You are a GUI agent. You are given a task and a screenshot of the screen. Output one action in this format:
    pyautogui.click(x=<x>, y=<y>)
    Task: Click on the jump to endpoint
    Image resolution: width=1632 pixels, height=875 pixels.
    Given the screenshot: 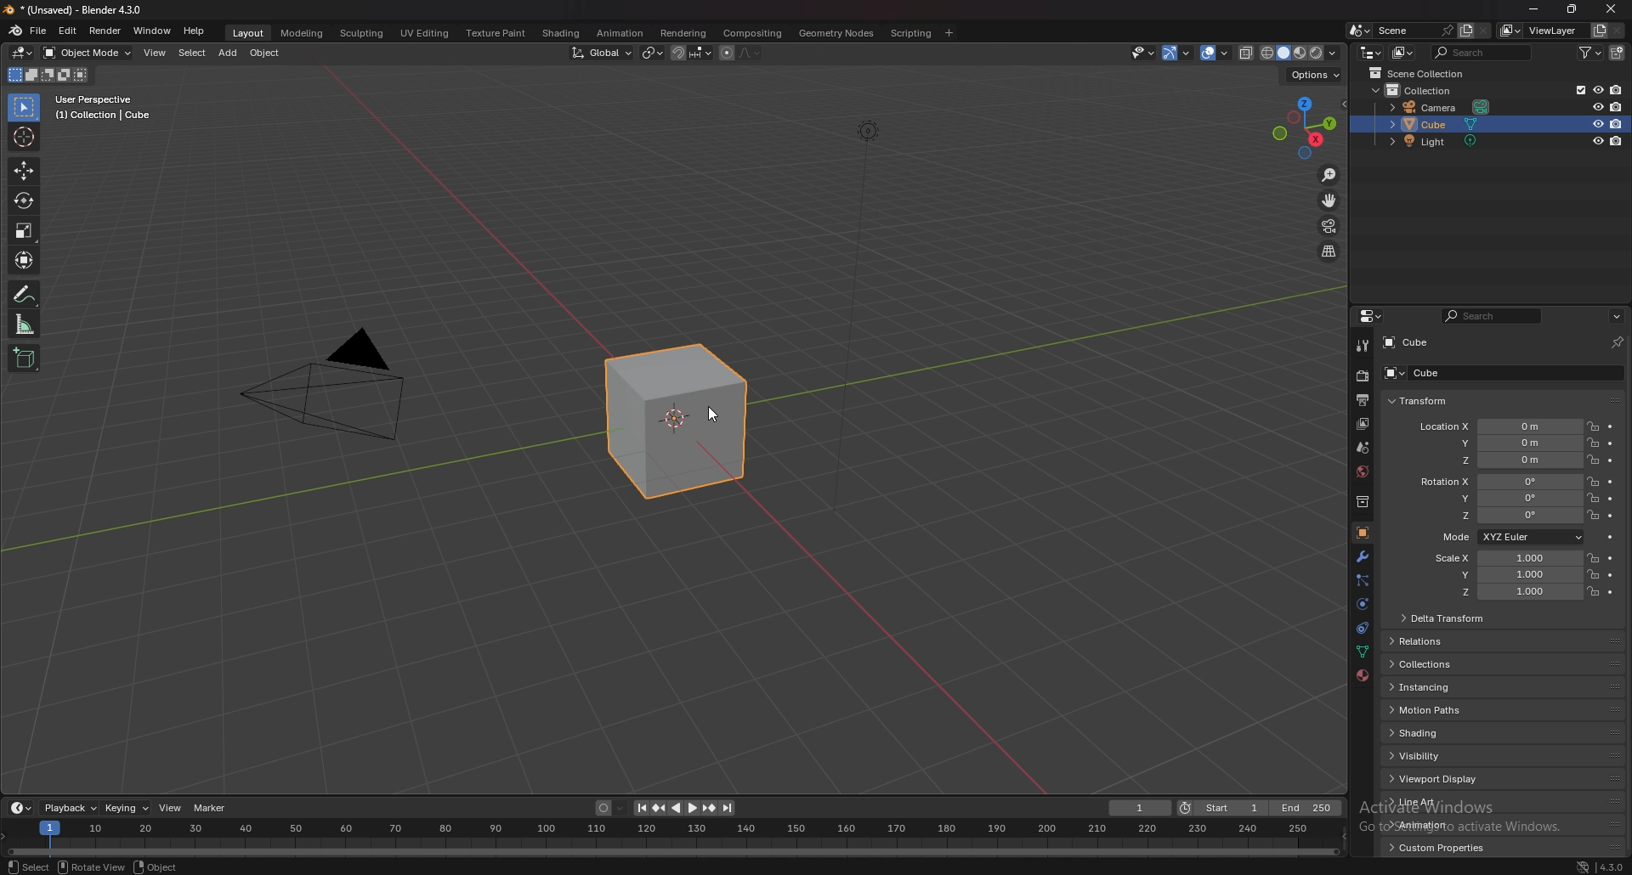 What is the action you would take?
    pyautogui.click(x=641, y=808)
    